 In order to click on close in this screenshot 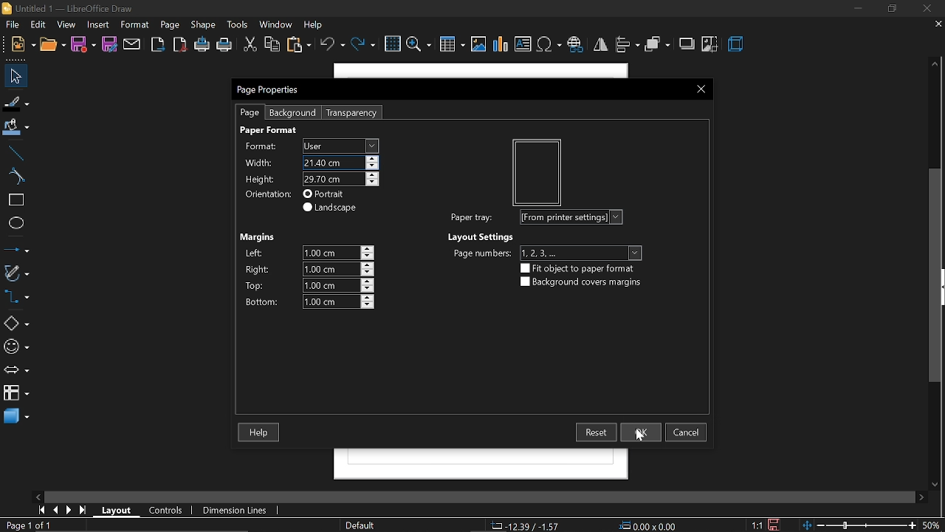, I will do `click(696, 89)`.